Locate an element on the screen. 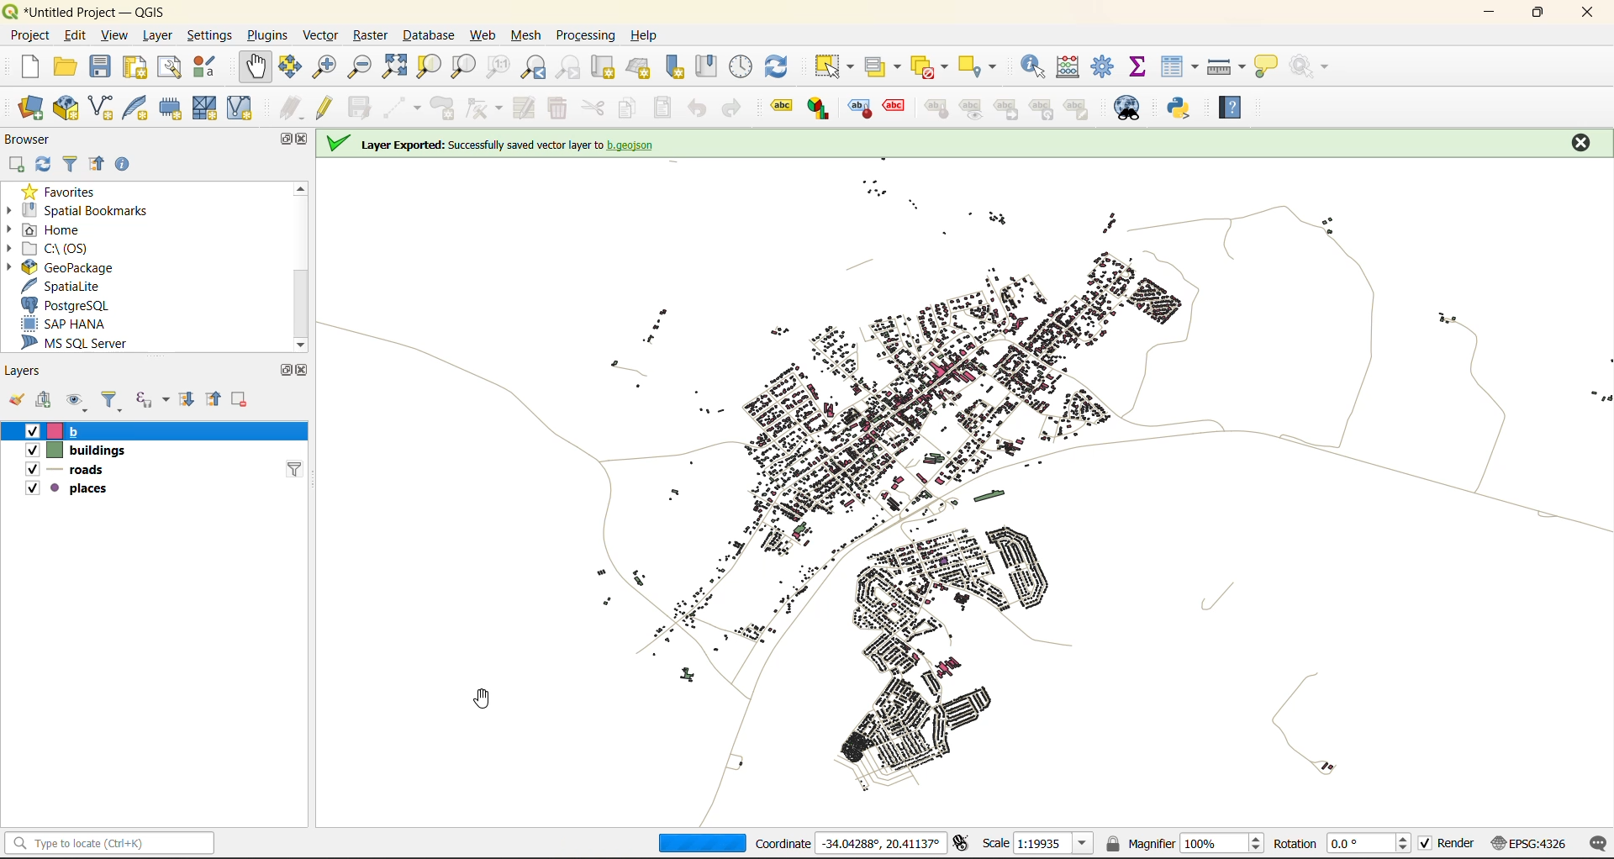 This screenshot has width=1614, height=859. new spatial bookmarks is located at coordinates (672, 67).